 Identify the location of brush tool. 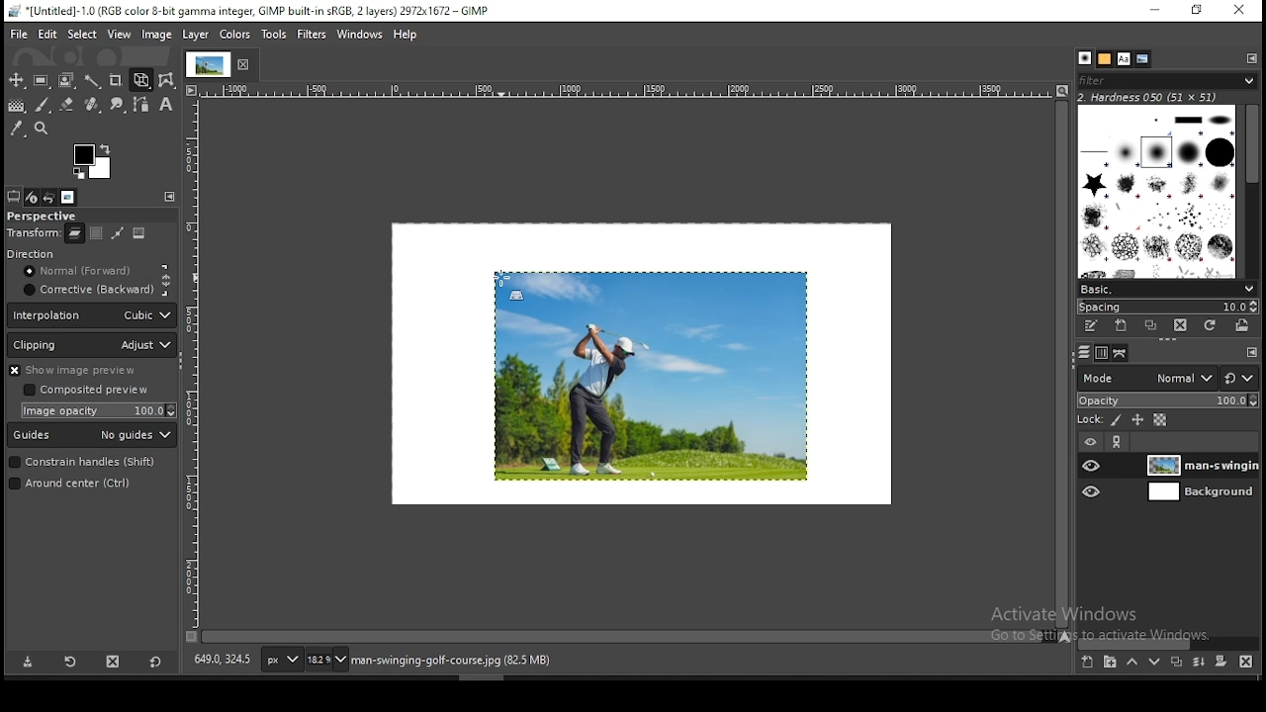
(44, 104).